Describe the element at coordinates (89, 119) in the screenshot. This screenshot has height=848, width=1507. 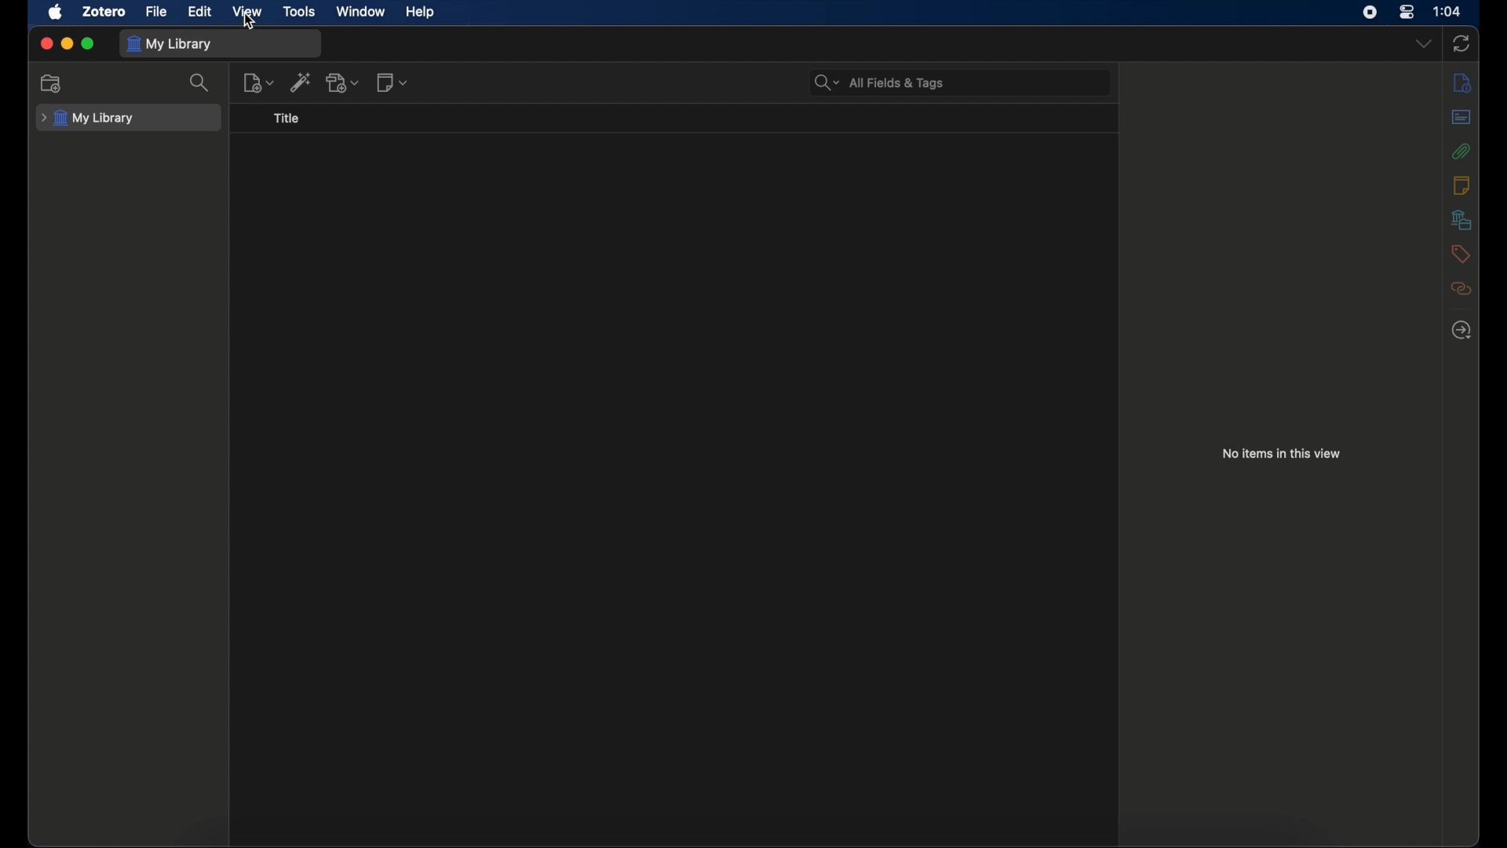
I see `my library` at that location.